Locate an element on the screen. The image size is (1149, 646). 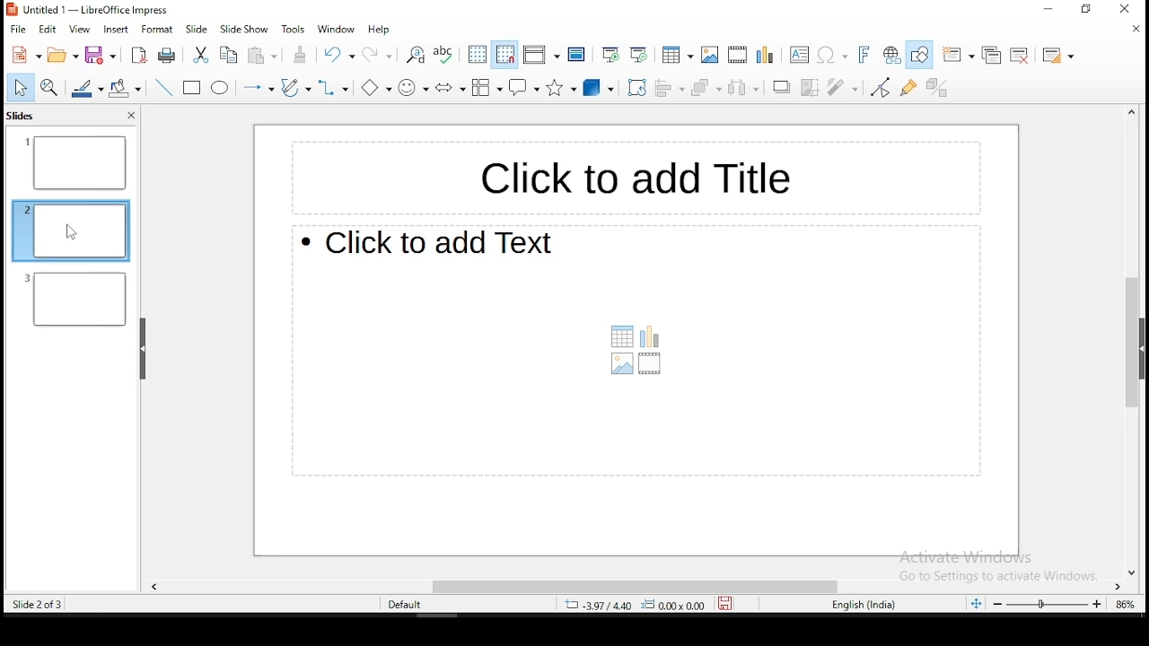
text box is located at coordinates (636, 352).